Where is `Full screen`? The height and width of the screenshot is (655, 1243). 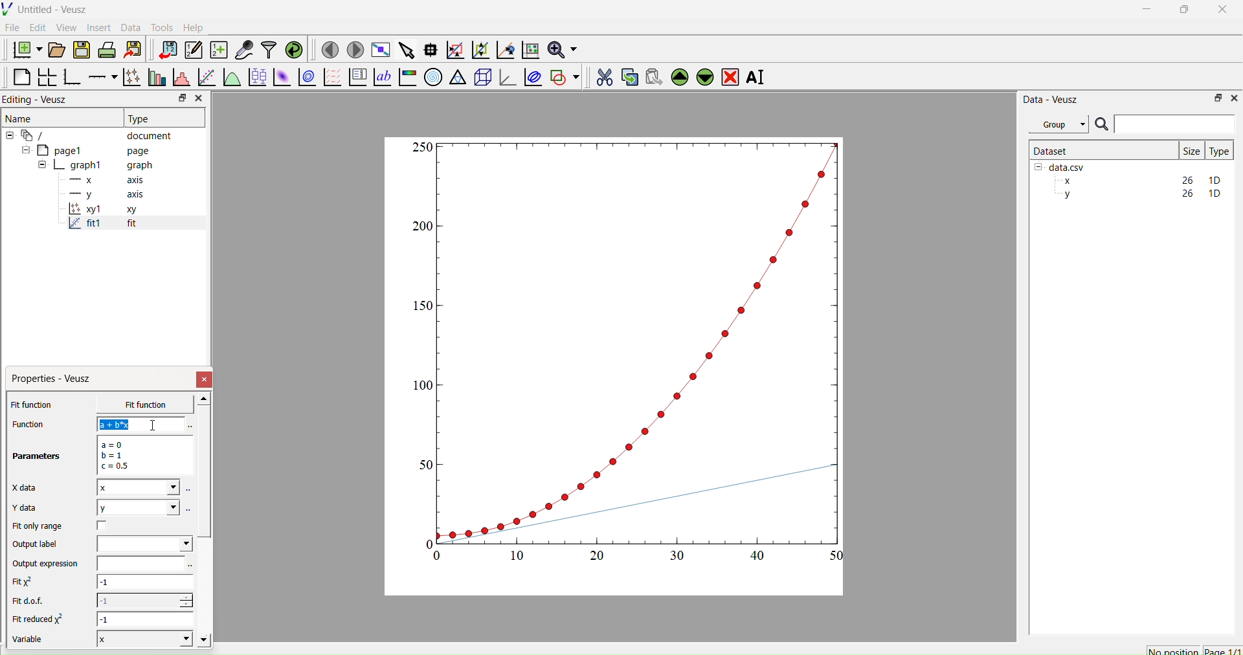
Full screen is located at coordinates (378, 50).